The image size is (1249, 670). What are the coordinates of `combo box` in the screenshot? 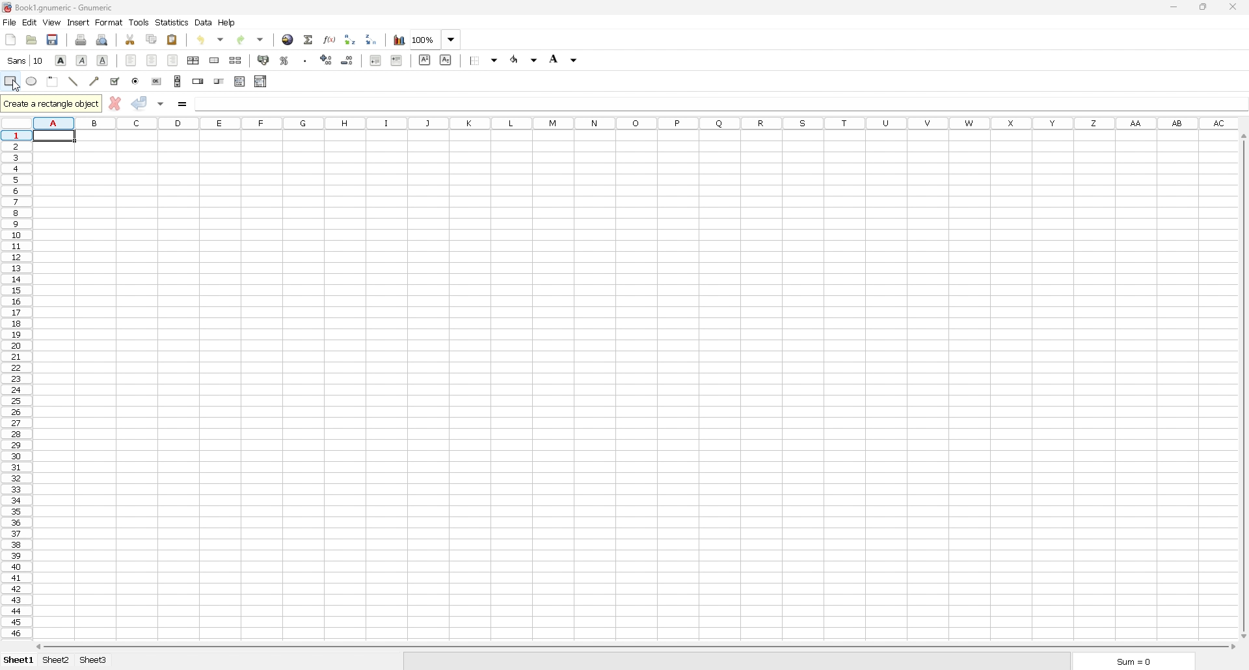 It's located at (261, 81).